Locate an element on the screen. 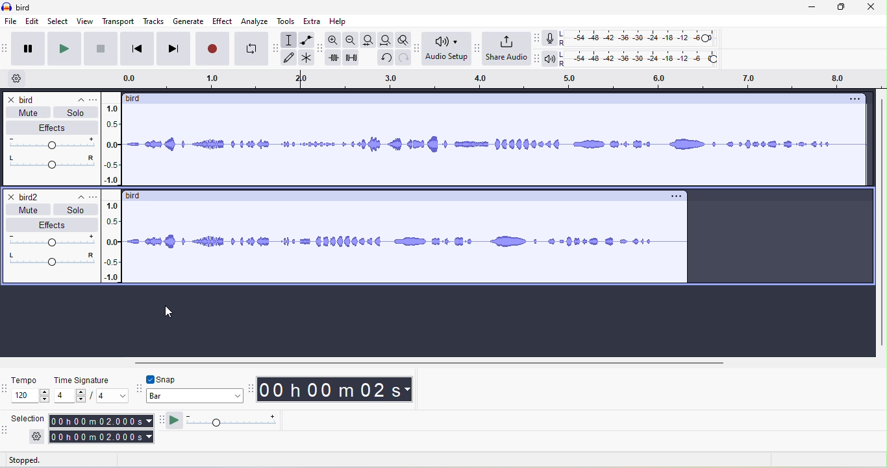 The width and height of the screenshot is (887, 468). view is located at coordinates (84, 22).